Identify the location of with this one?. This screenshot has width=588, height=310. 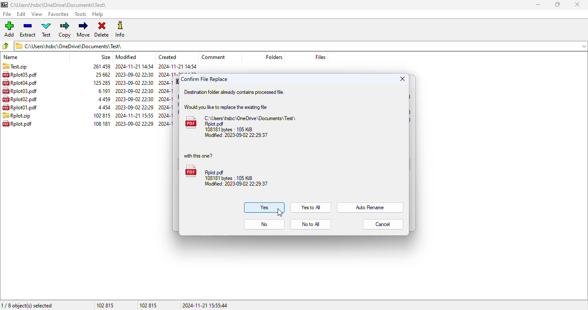
(198, 155).